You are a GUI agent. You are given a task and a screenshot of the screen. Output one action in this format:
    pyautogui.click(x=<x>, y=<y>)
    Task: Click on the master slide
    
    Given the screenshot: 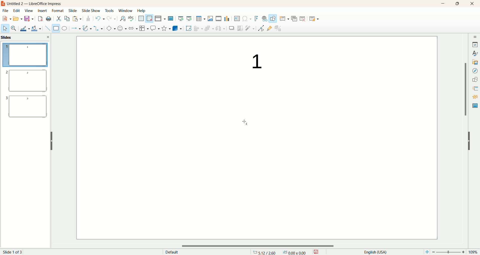 What is the action you would take?
    pyautogui.click(x=474, y=106)
    